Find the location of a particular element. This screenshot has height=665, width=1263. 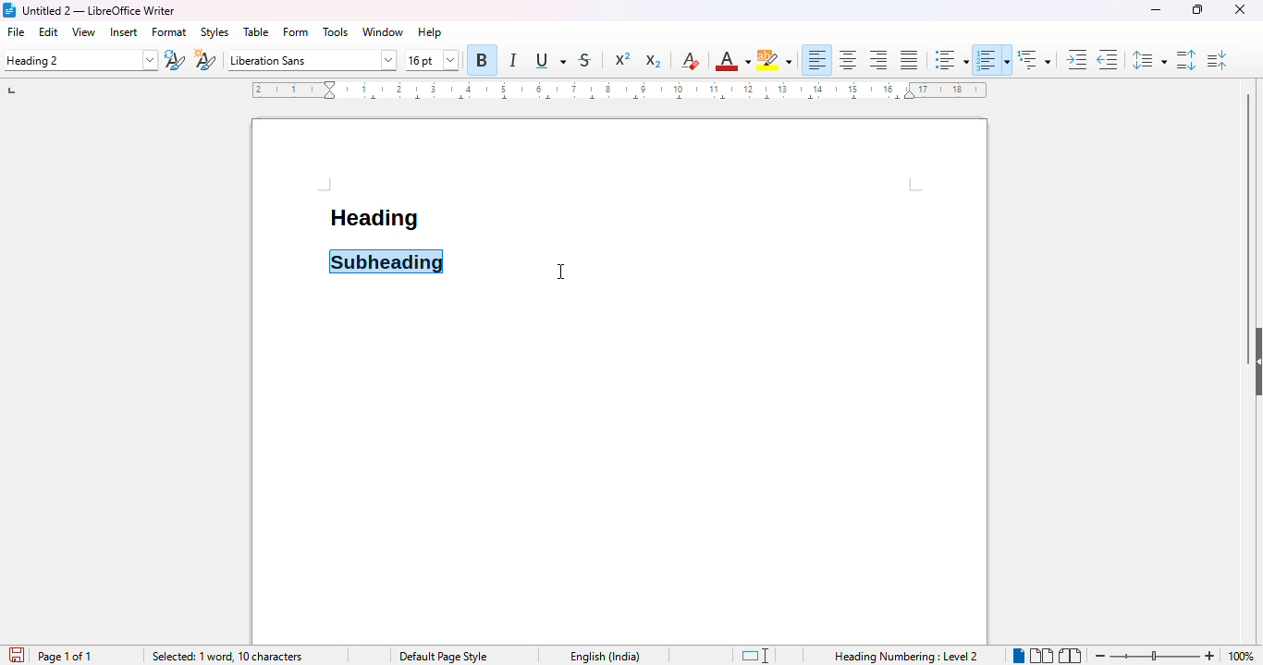

single page view is located at coordinates (1017, 655).